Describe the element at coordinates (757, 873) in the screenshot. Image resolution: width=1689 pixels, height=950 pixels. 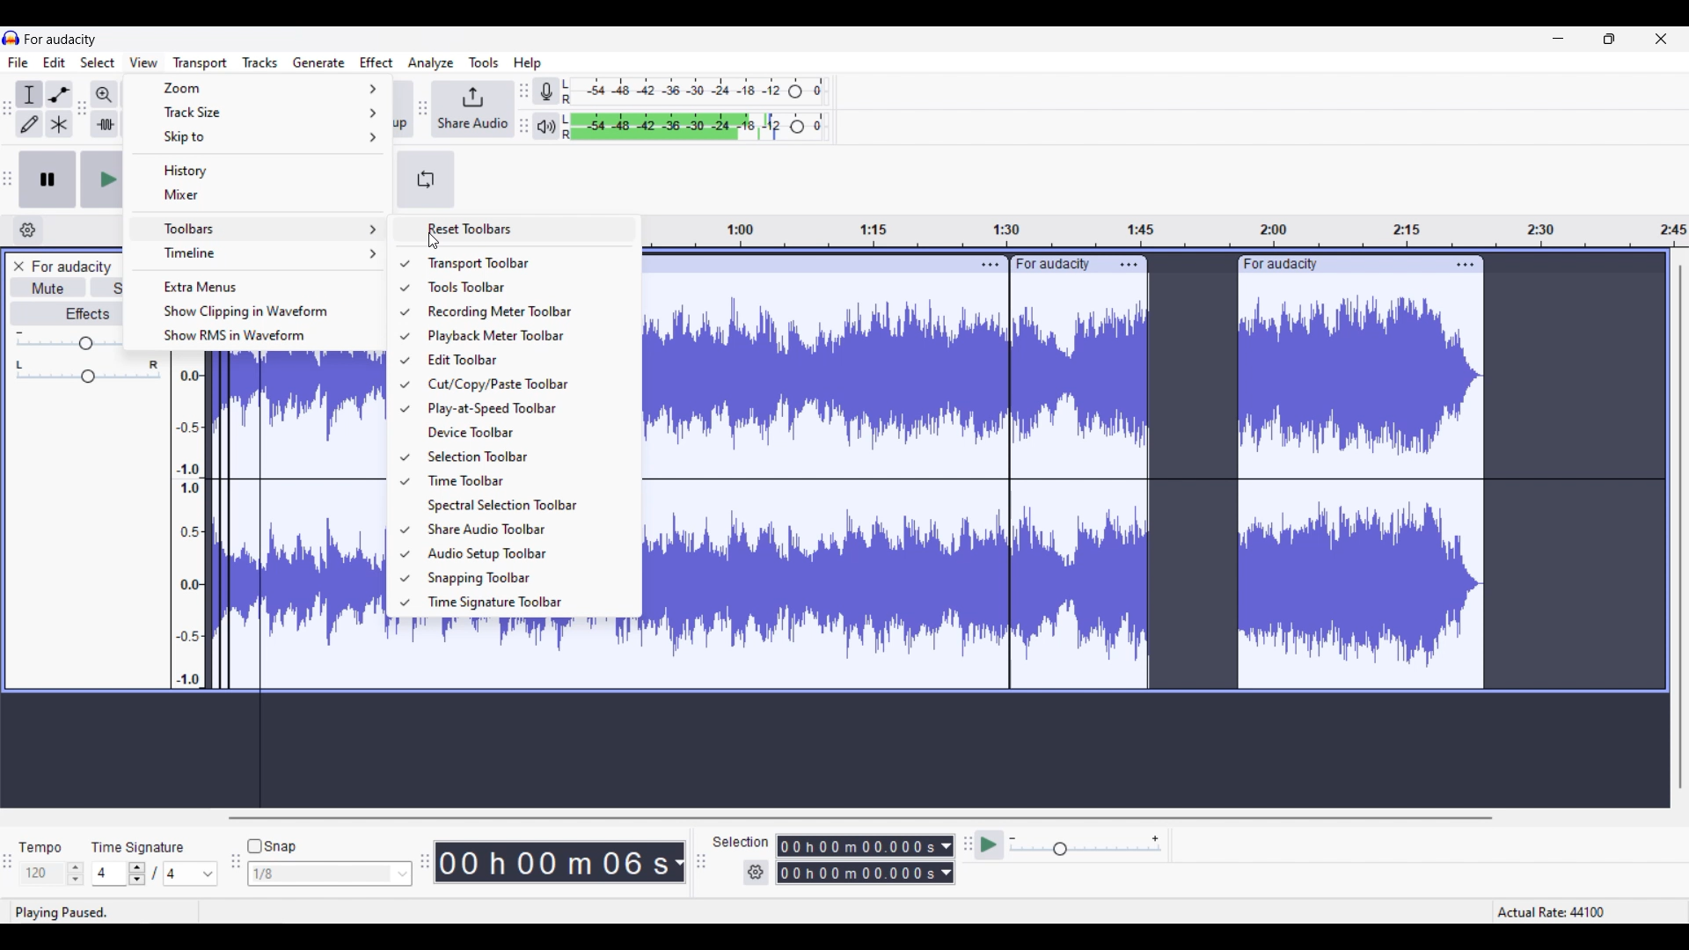
I see `Selection settings` at that location.